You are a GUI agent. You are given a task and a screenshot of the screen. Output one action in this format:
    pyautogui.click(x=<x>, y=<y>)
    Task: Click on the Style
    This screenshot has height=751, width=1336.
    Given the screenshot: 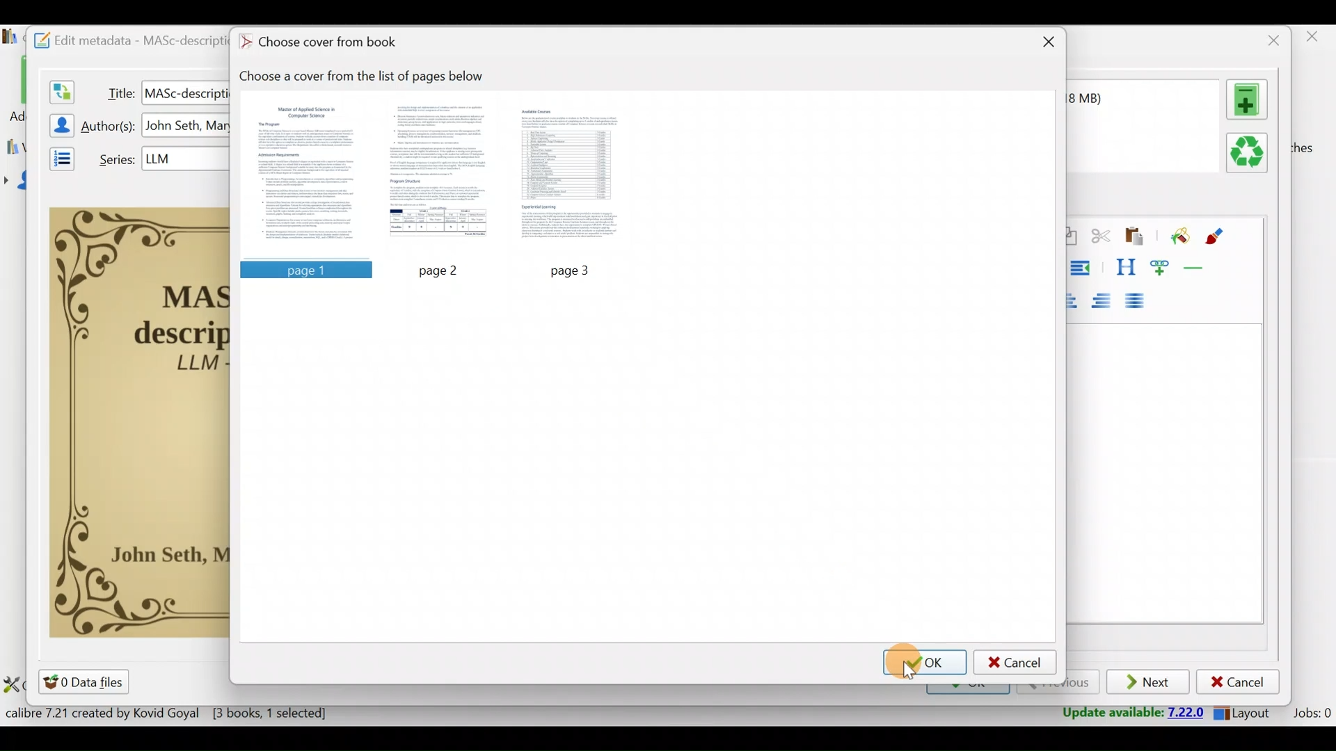 What is the action you would take?
    pyautogui.click(x=1125, y=267)
    